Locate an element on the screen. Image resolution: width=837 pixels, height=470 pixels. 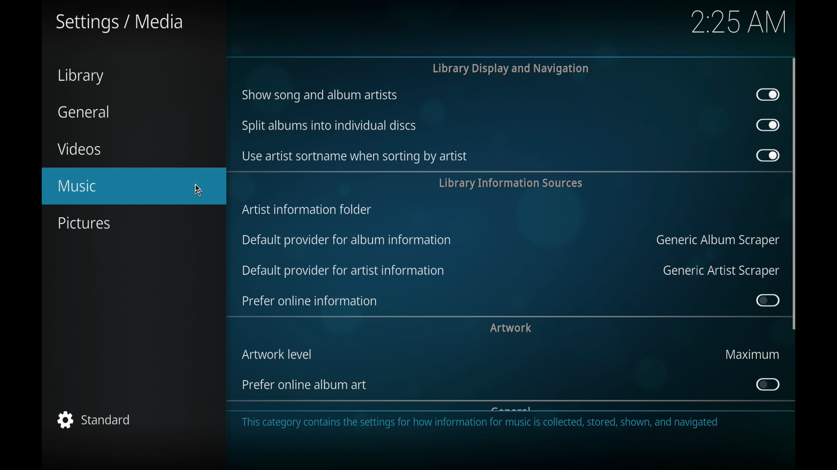
generic artist scraper is located at coordinates (720, 272).